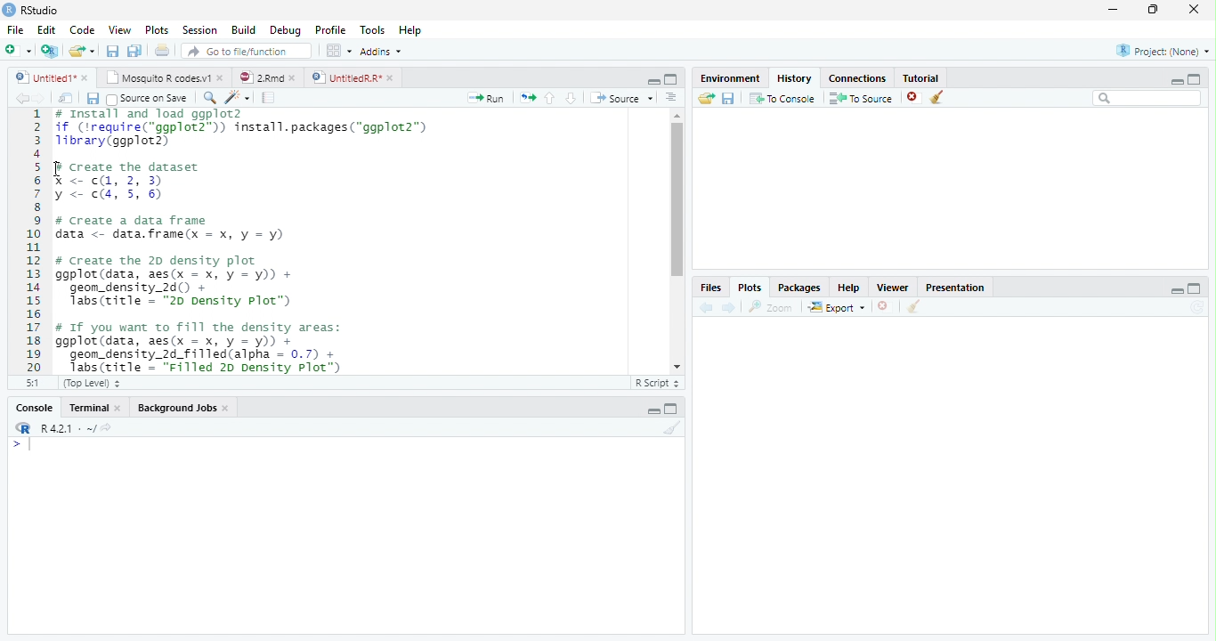 This screenshot has height=641, width=1216. What do you see at coordinates (46, 30) in the screenshot?
I see `Edit` at bounding box center [46, 30].